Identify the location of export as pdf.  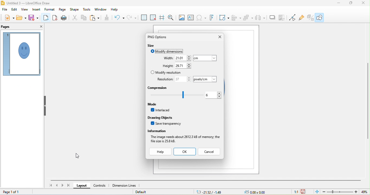
(55, 18).